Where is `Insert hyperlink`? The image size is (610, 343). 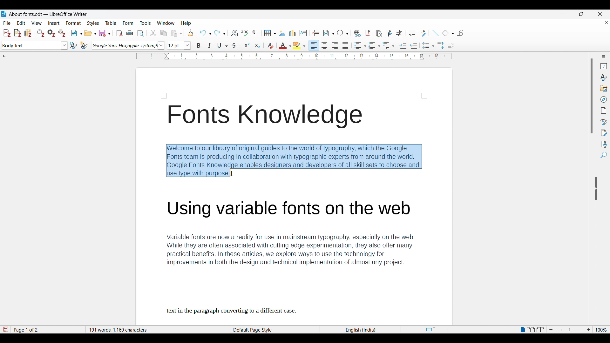
Insert hyperlink is located at coordinates (357, 33).